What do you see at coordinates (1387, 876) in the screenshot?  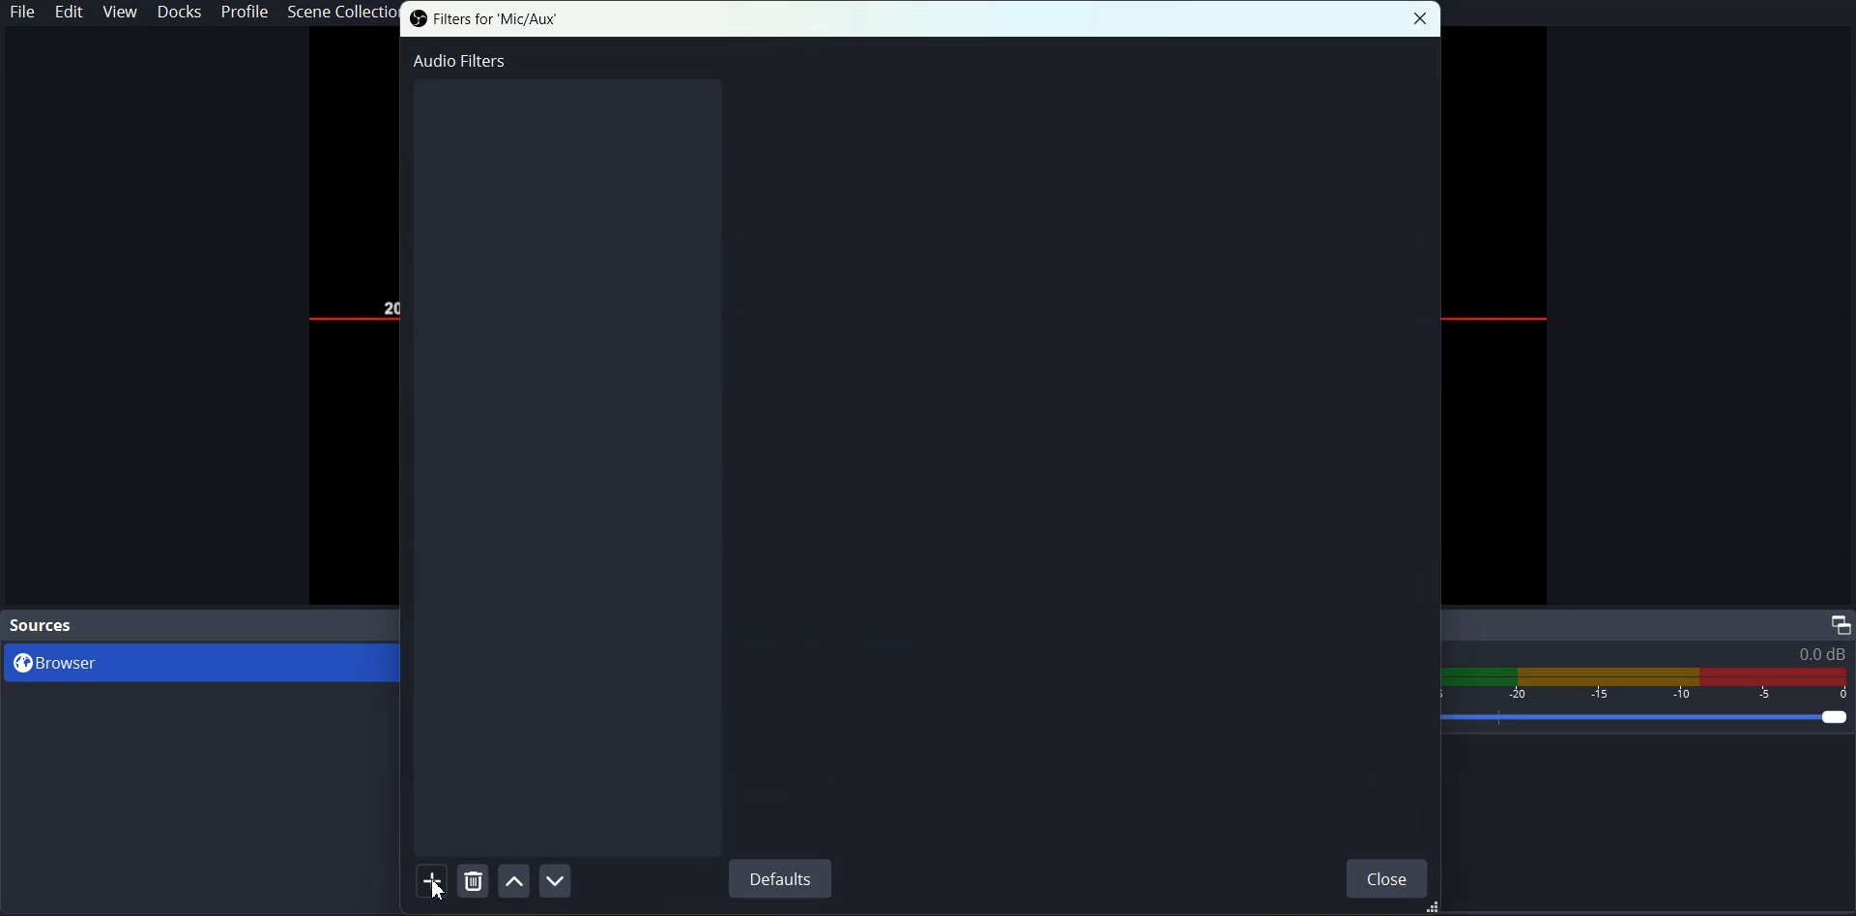 I see `Close` at bounding box center [1387, 876].